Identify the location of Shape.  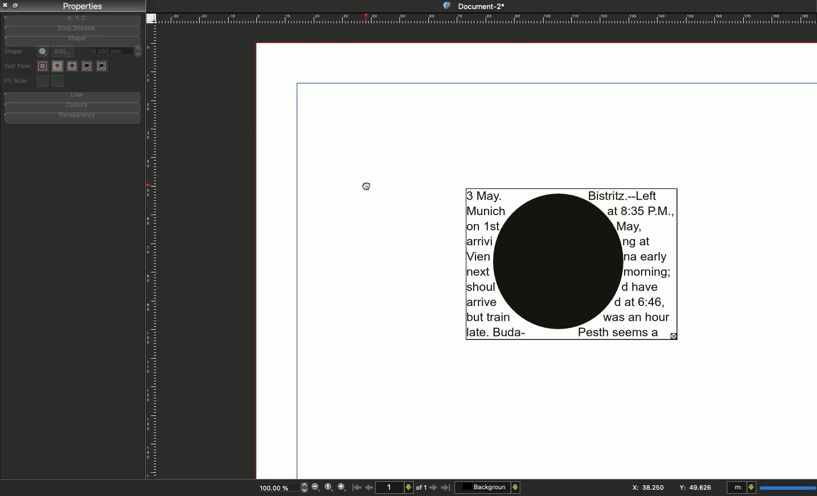
(74, 39).